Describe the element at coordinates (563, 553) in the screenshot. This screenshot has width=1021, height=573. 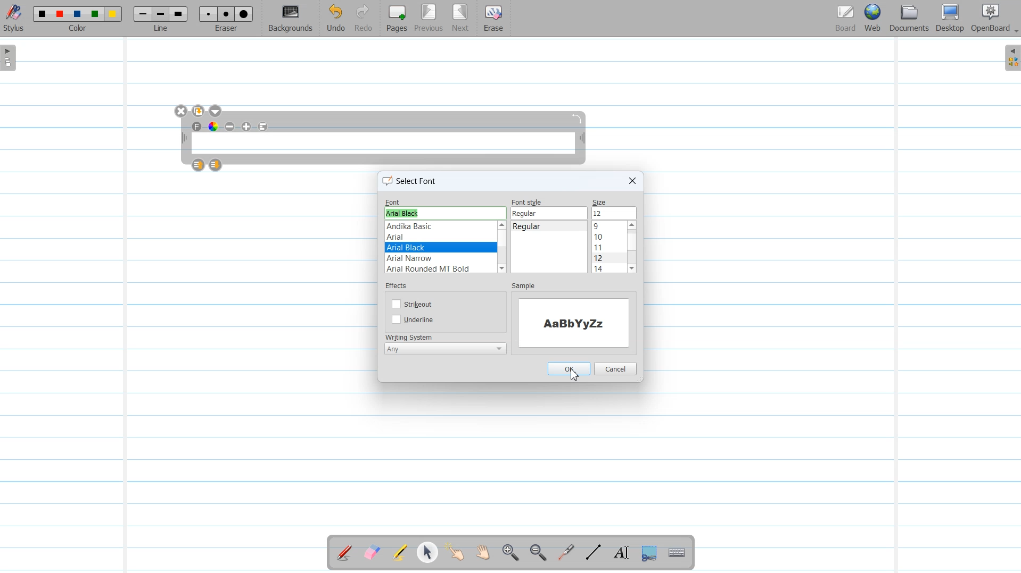
I see `Virtual Laser Pointer` at that location.